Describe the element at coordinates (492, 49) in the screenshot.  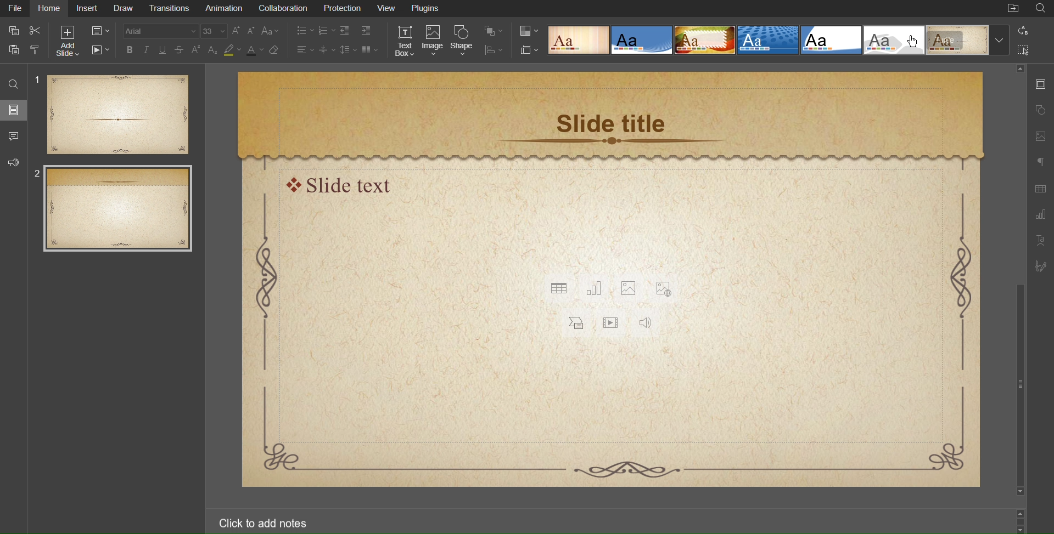
I see `Distribute` at that location.